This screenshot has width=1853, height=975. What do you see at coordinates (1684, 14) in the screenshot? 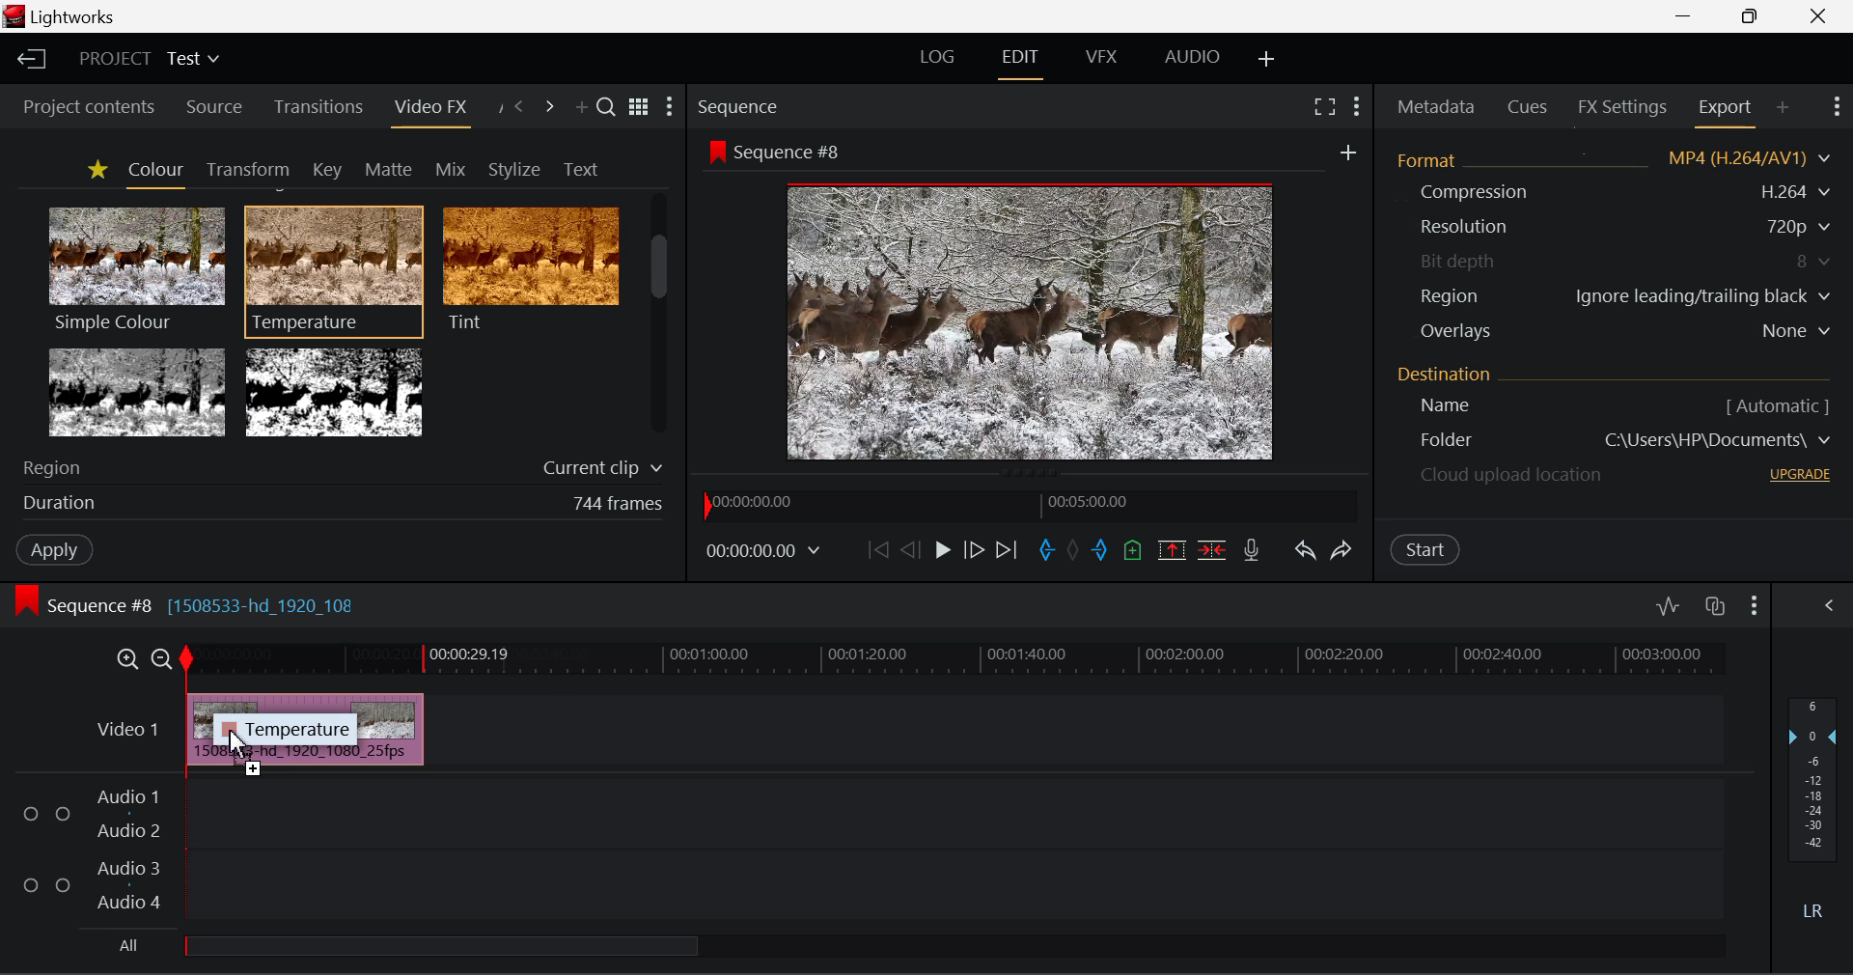
I see `Restore Down` at bounding box center [1684, 14].